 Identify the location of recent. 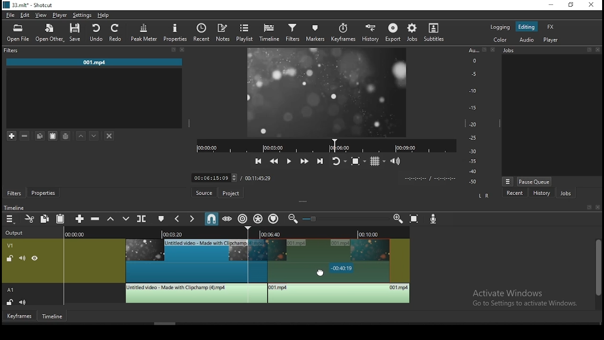
(515, 193).